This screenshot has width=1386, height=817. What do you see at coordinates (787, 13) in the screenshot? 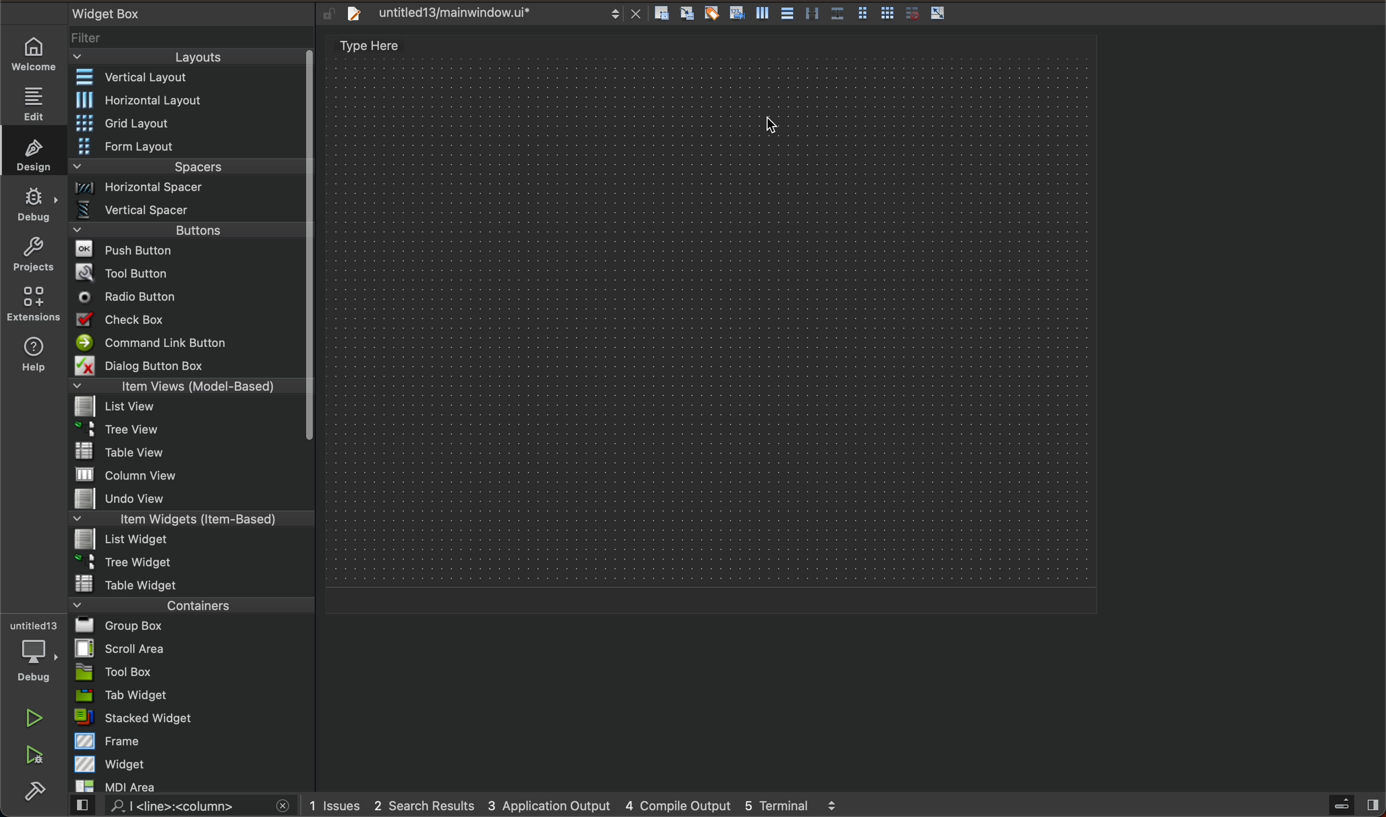
I see `Horizontal` at bounding box center [787, 13].